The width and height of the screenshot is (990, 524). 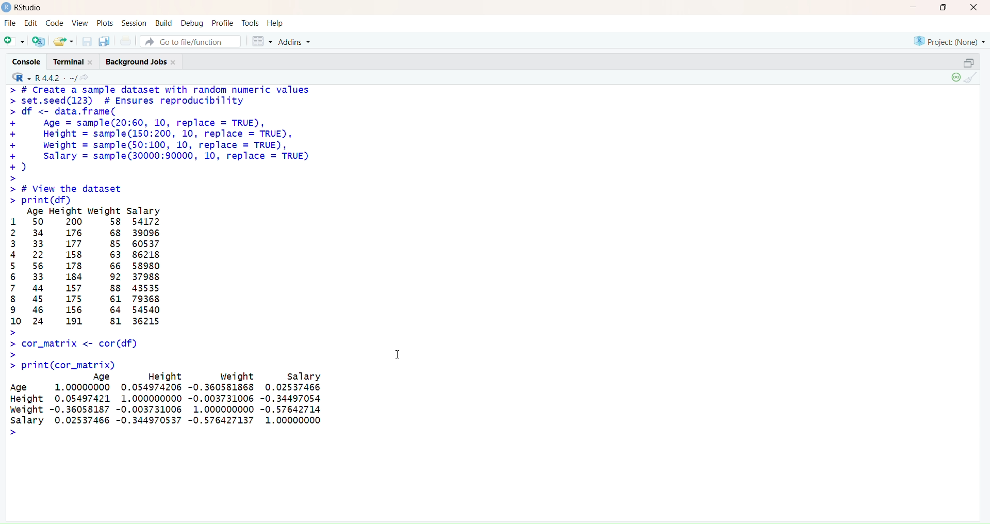 I want to click on Addons, so click(x=296, y=42).